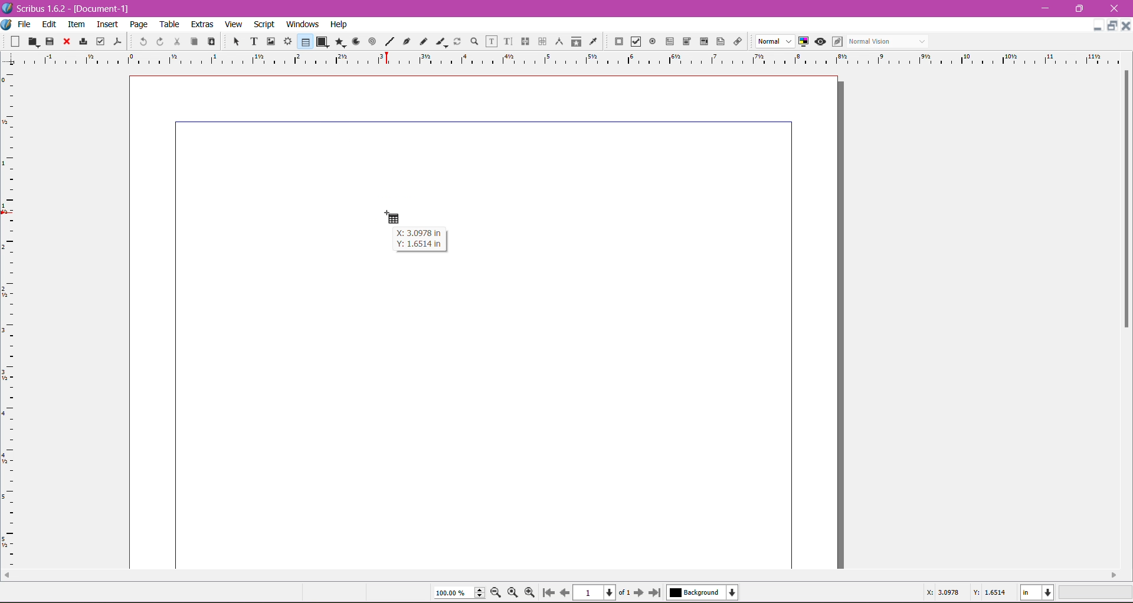 The image size is (1133, 603). I want to click on Minimize, so click(1098, 24).